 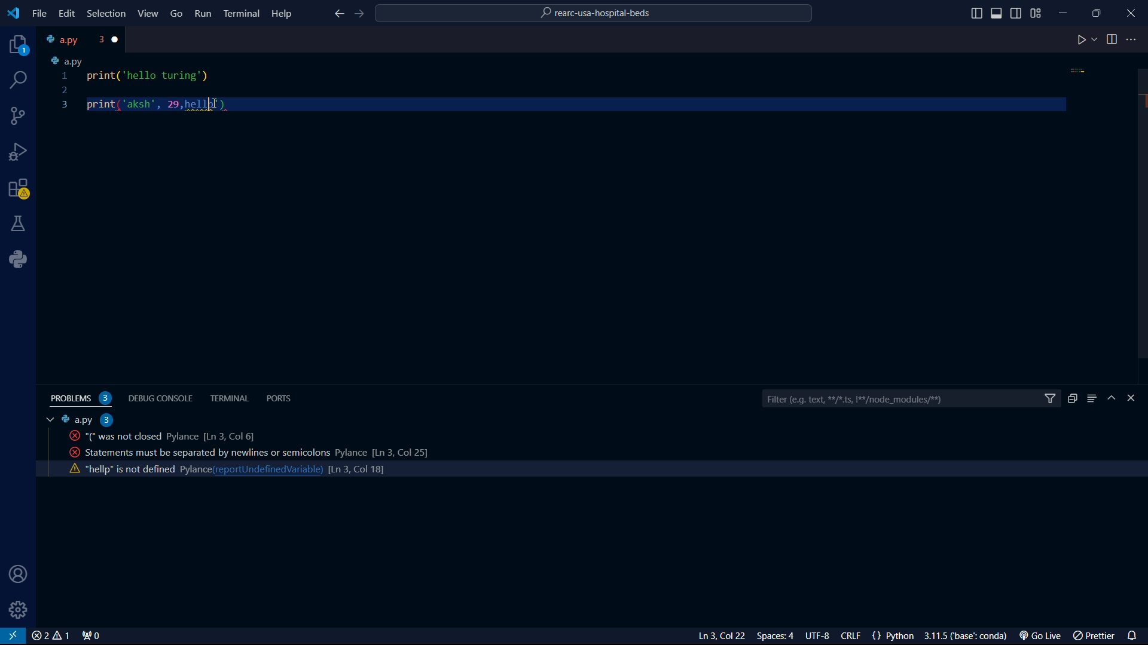 I want to click on search, so click(x=20, y=80).